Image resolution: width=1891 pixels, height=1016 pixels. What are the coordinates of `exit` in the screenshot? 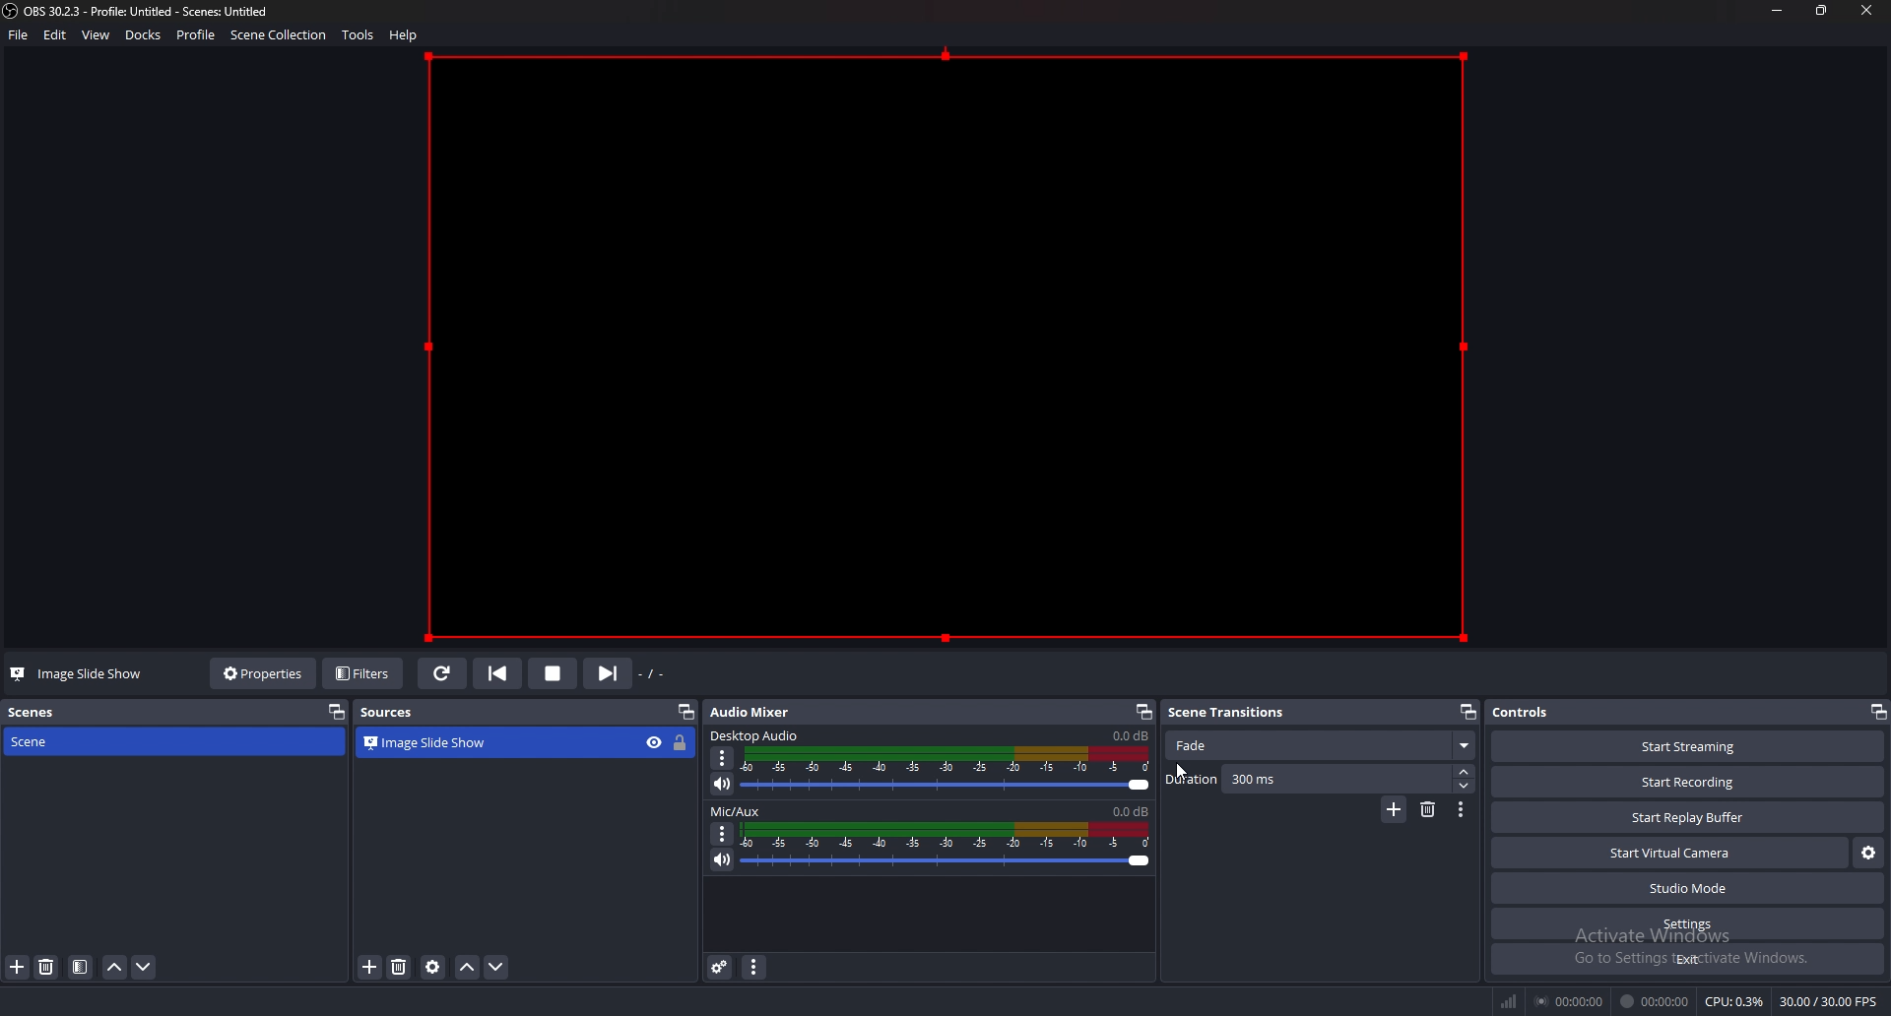 It's located at (1686, 959).